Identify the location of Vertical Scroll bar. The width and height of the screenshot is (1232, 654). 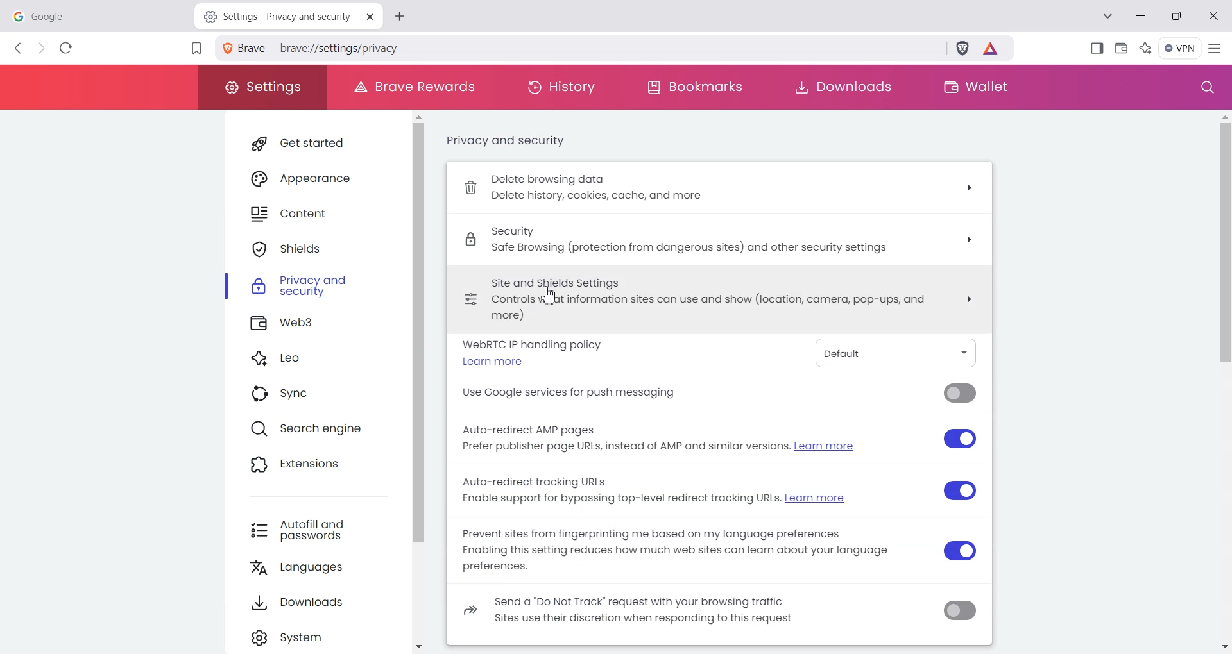
(1220, 380).